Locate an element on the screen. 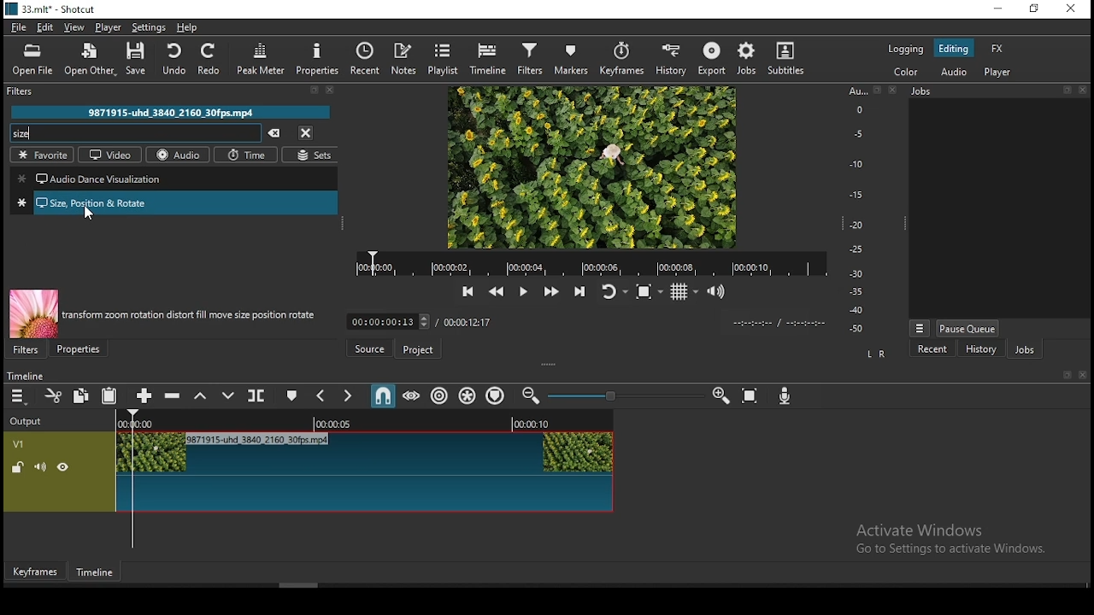 The width and height of the screenshot is (1094, 615). transform zoom rotation distort fill move size position rotate is located at coordinates (191, 315).